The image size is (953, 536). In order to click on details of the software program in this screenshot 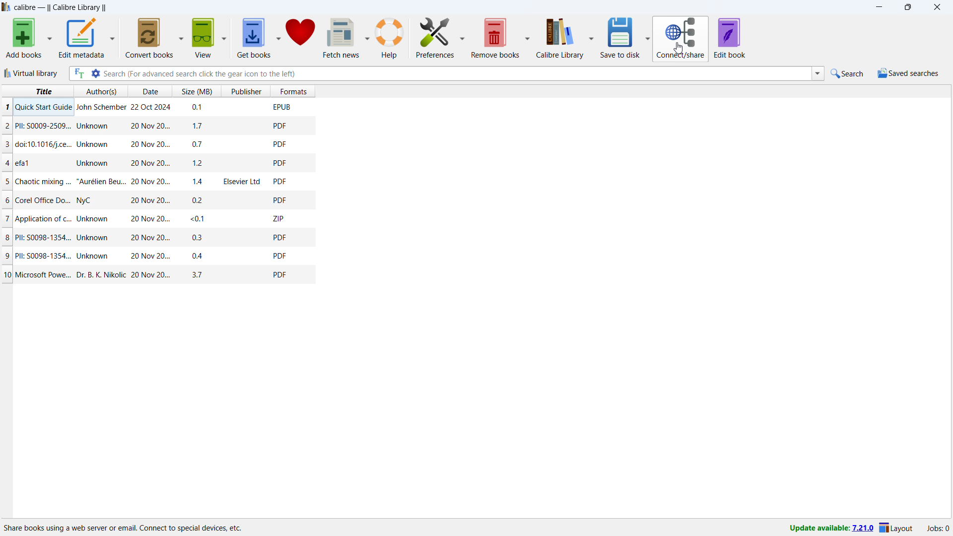, I will do `click(125, 526)`.